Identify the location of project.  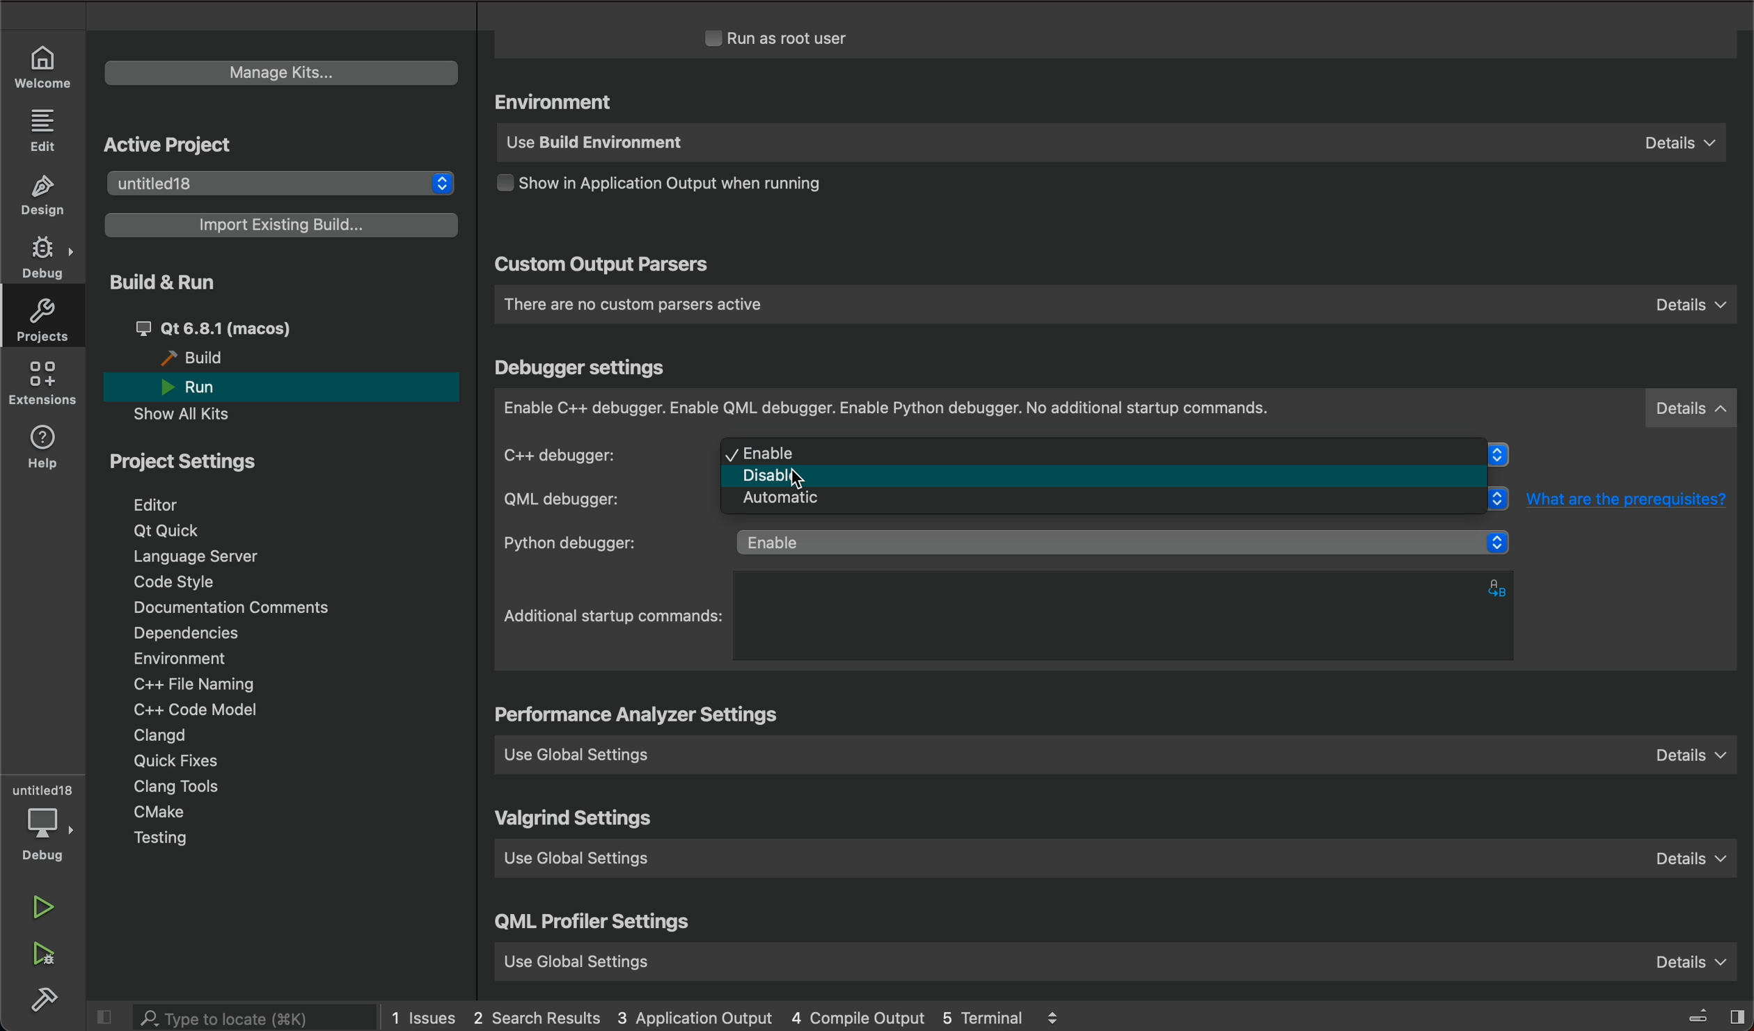
(192, 466).